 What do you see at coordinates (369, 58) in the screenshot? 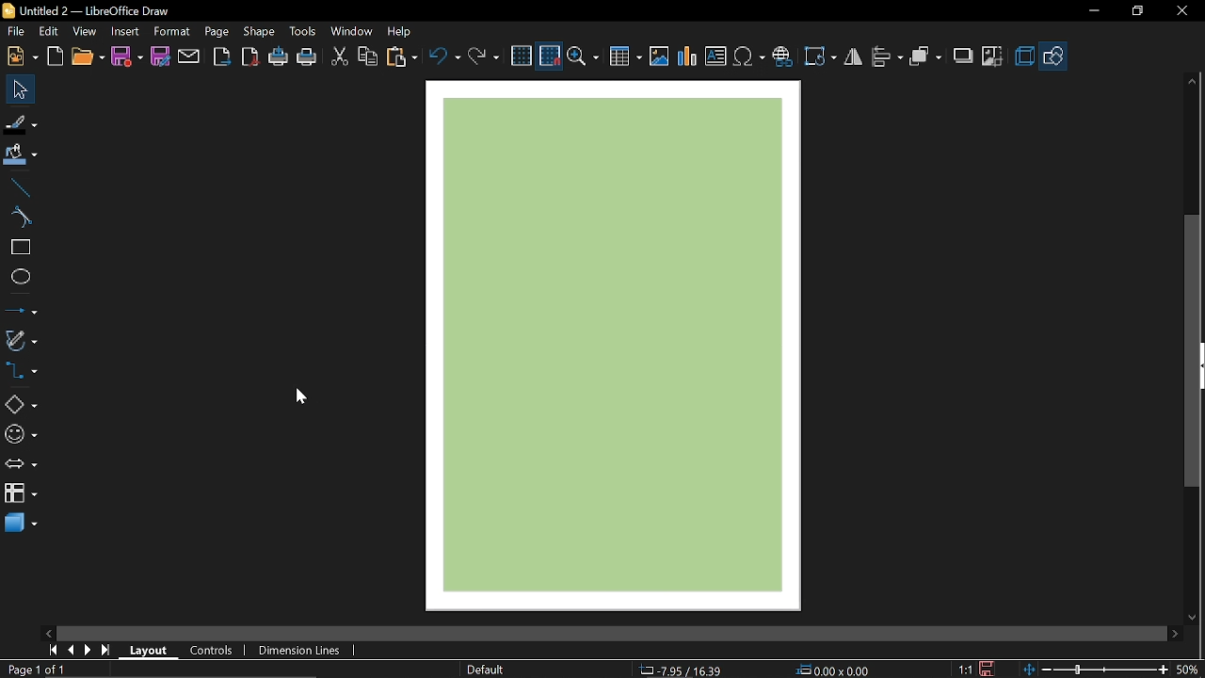
I see `Copy` at bounding box center [369, 58].